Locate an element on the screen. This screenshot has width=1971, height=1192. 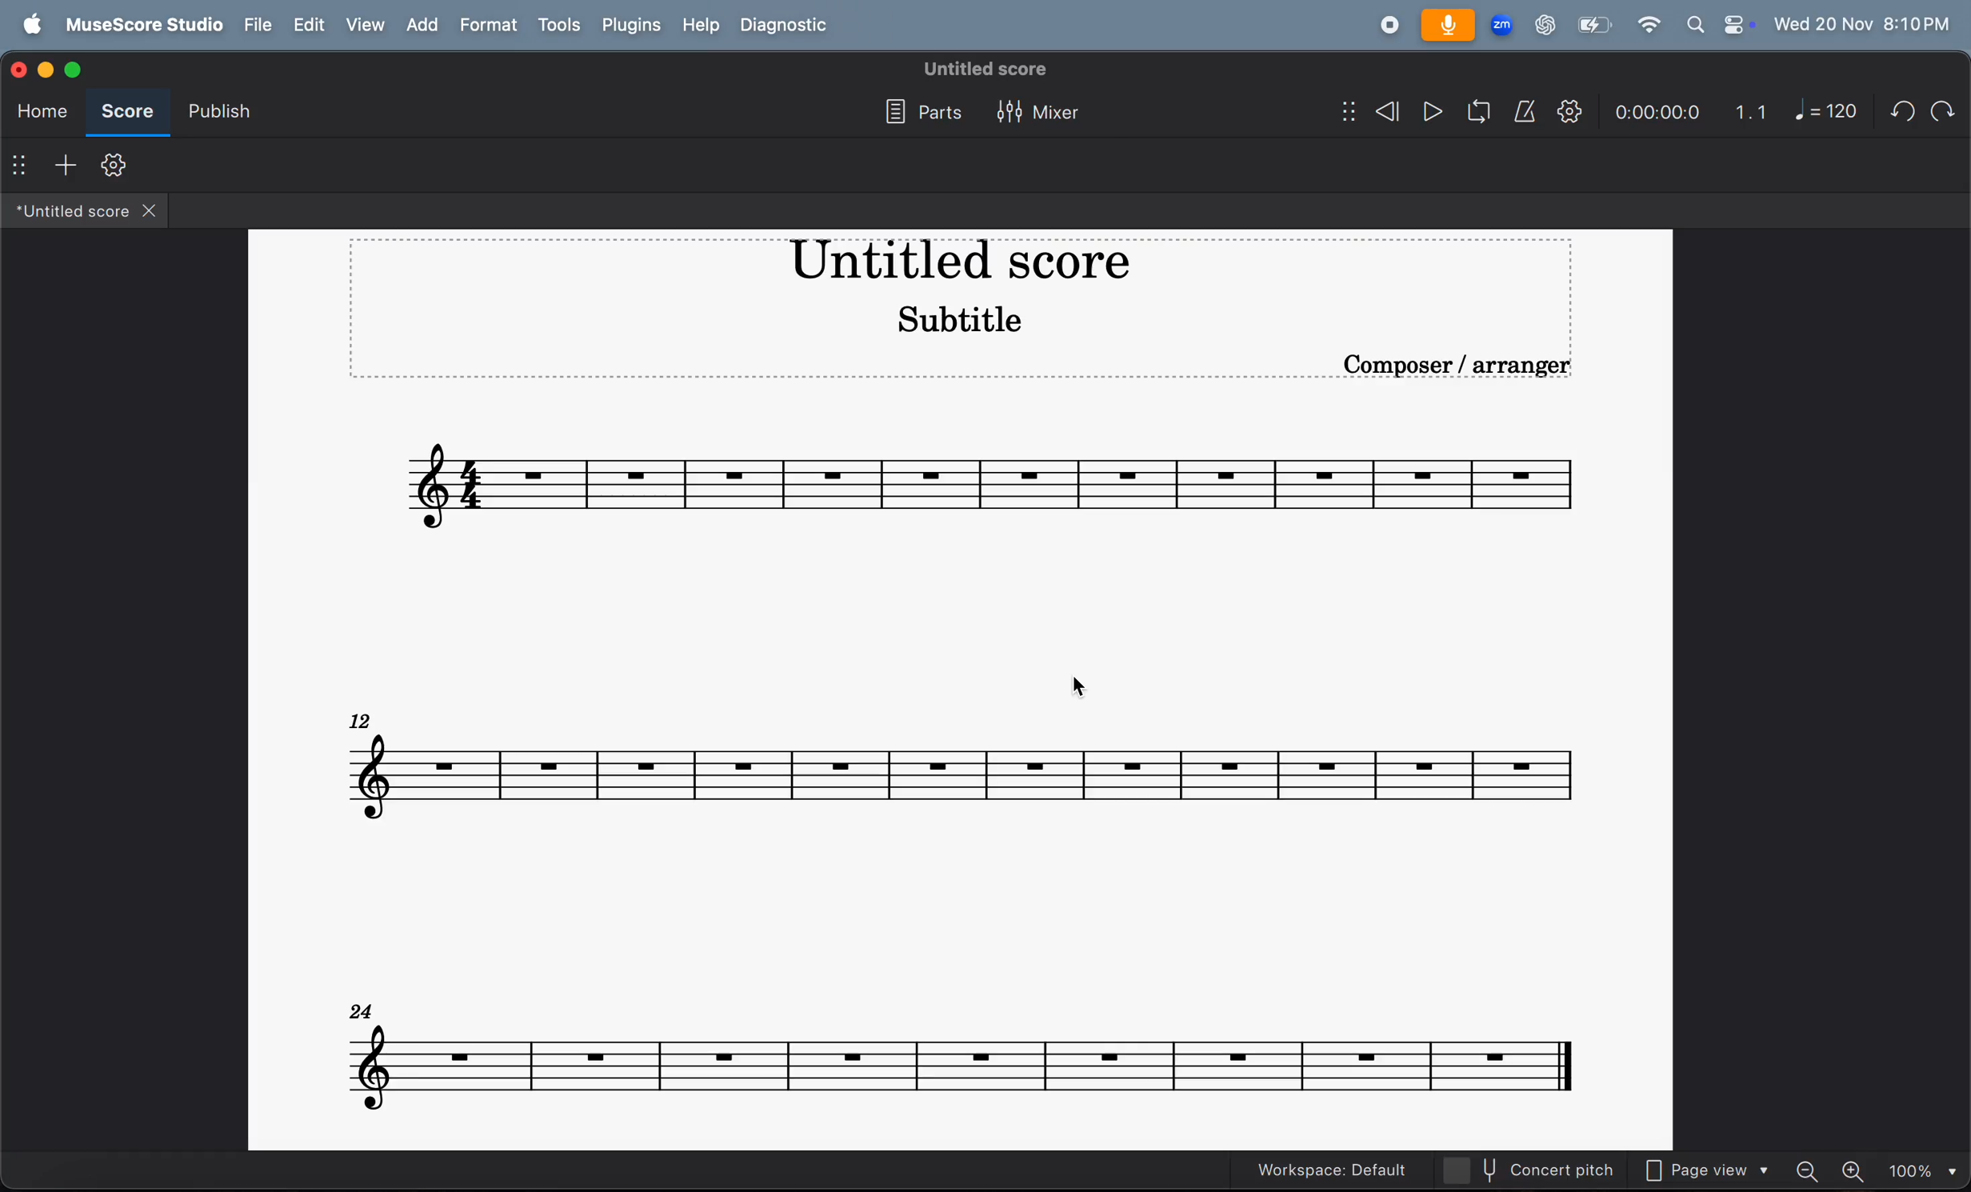
subtitle is located at coordinates (958, 319).